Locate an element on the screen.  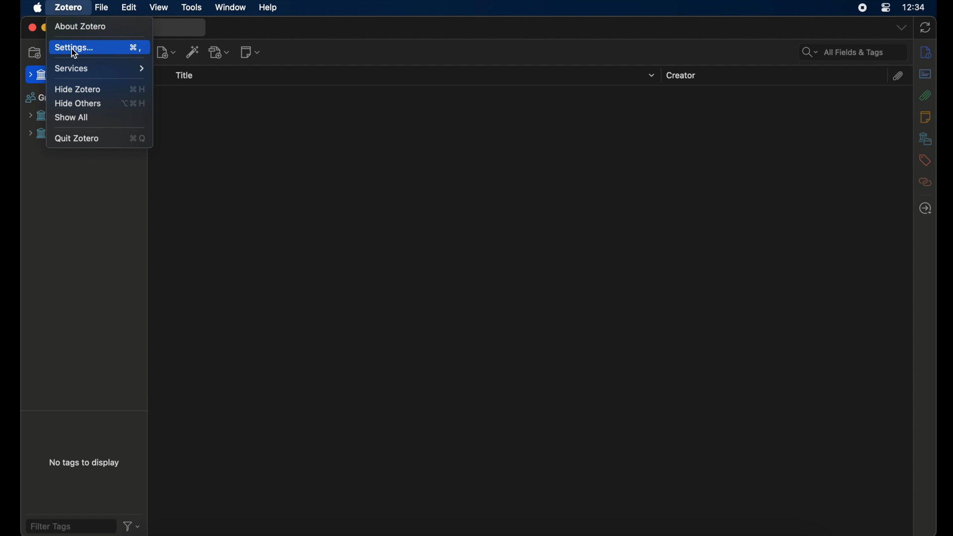
hide others is located at coordinates (77, 104).